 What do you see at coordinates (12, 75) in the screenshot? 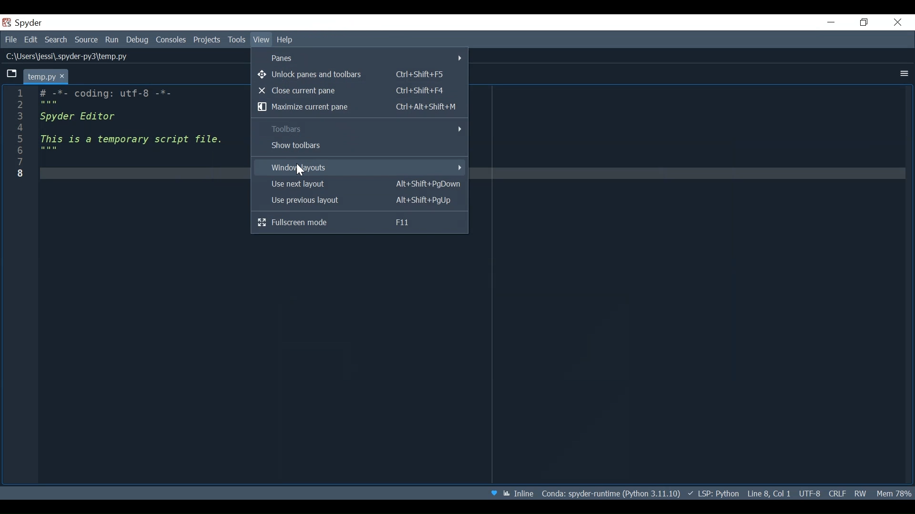
I see `Browse Tab` at bounding box center [12, 75].